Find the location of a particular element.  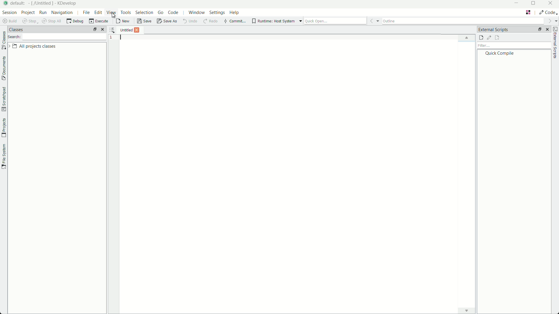

remove external scripts is located at coordinates (497, 38).